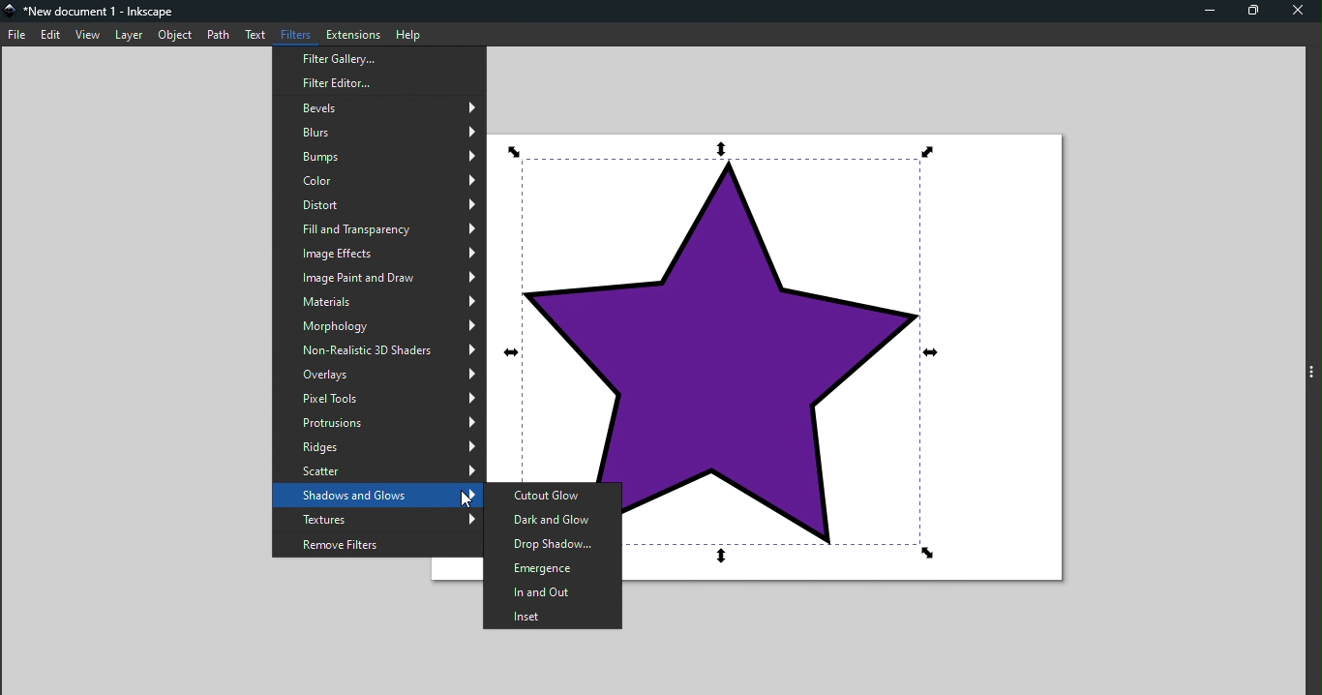 The height and width of the screenshot is (695, 1322). Describe the element at coordinates (378, 303) in the screenshot. I see `Materials` at that location.